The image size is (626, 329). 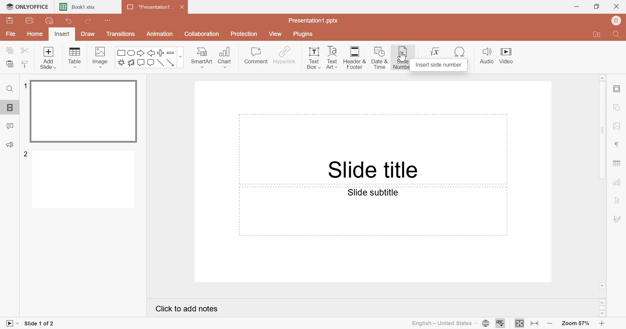 What do you see at coordinates (11, 145) in the screenshot?
I see `Feedback & Support` at bounding box center [11, 145].